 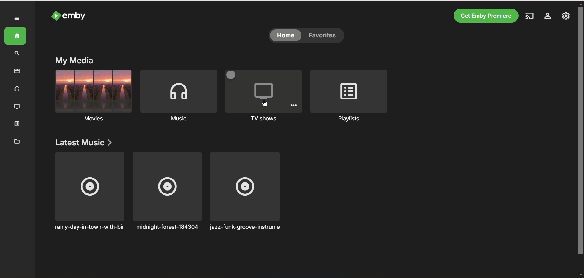 I want to click on movies, so click(x=17, y=71).